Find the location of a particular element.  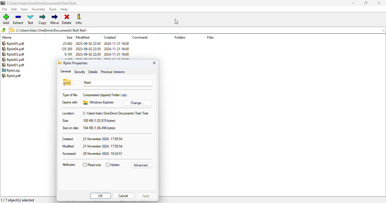

general is located at coordinates (65, 71).